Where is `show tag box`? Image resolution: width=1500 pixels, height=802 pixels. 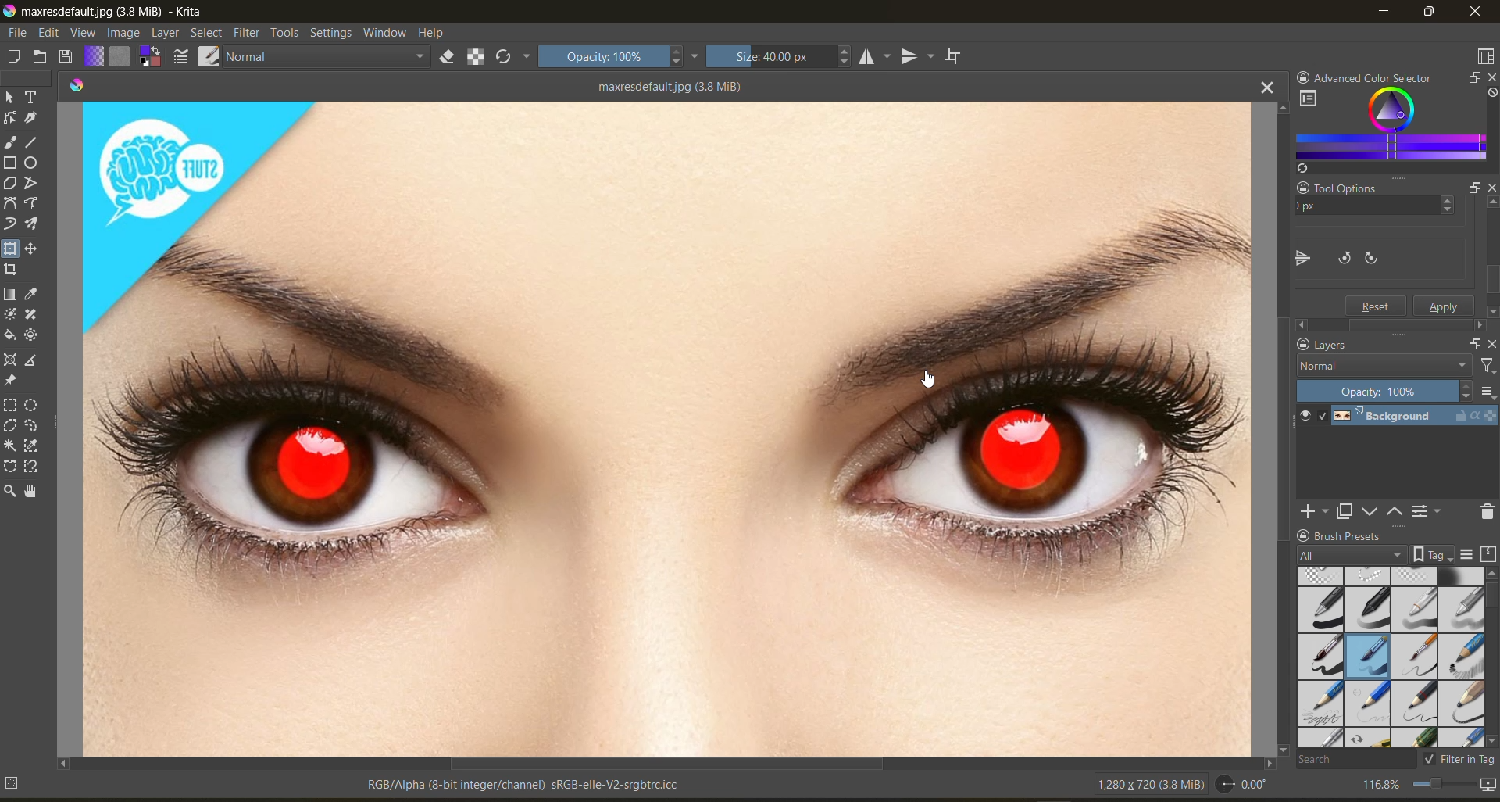
show tag box is located at coordinates (1434, 554).